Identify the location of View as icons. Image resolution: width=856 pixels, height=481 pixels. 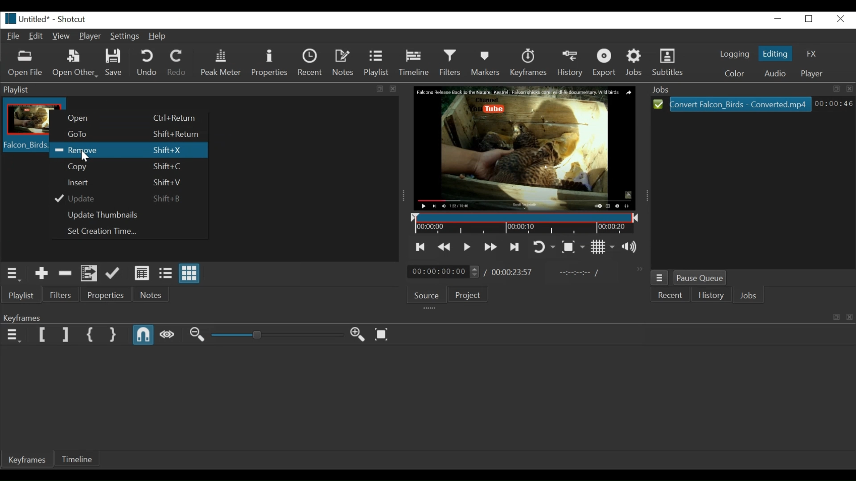
(189, 274).